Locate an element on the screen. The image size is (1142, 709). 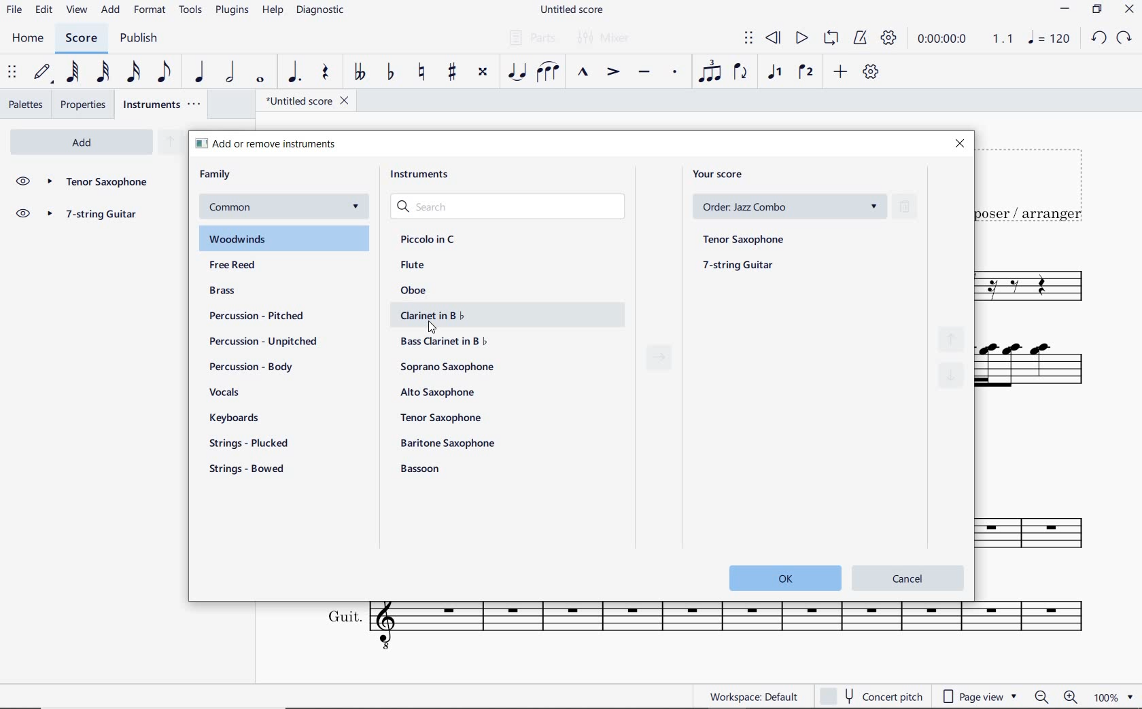
family is located at coordinates (216, 175).